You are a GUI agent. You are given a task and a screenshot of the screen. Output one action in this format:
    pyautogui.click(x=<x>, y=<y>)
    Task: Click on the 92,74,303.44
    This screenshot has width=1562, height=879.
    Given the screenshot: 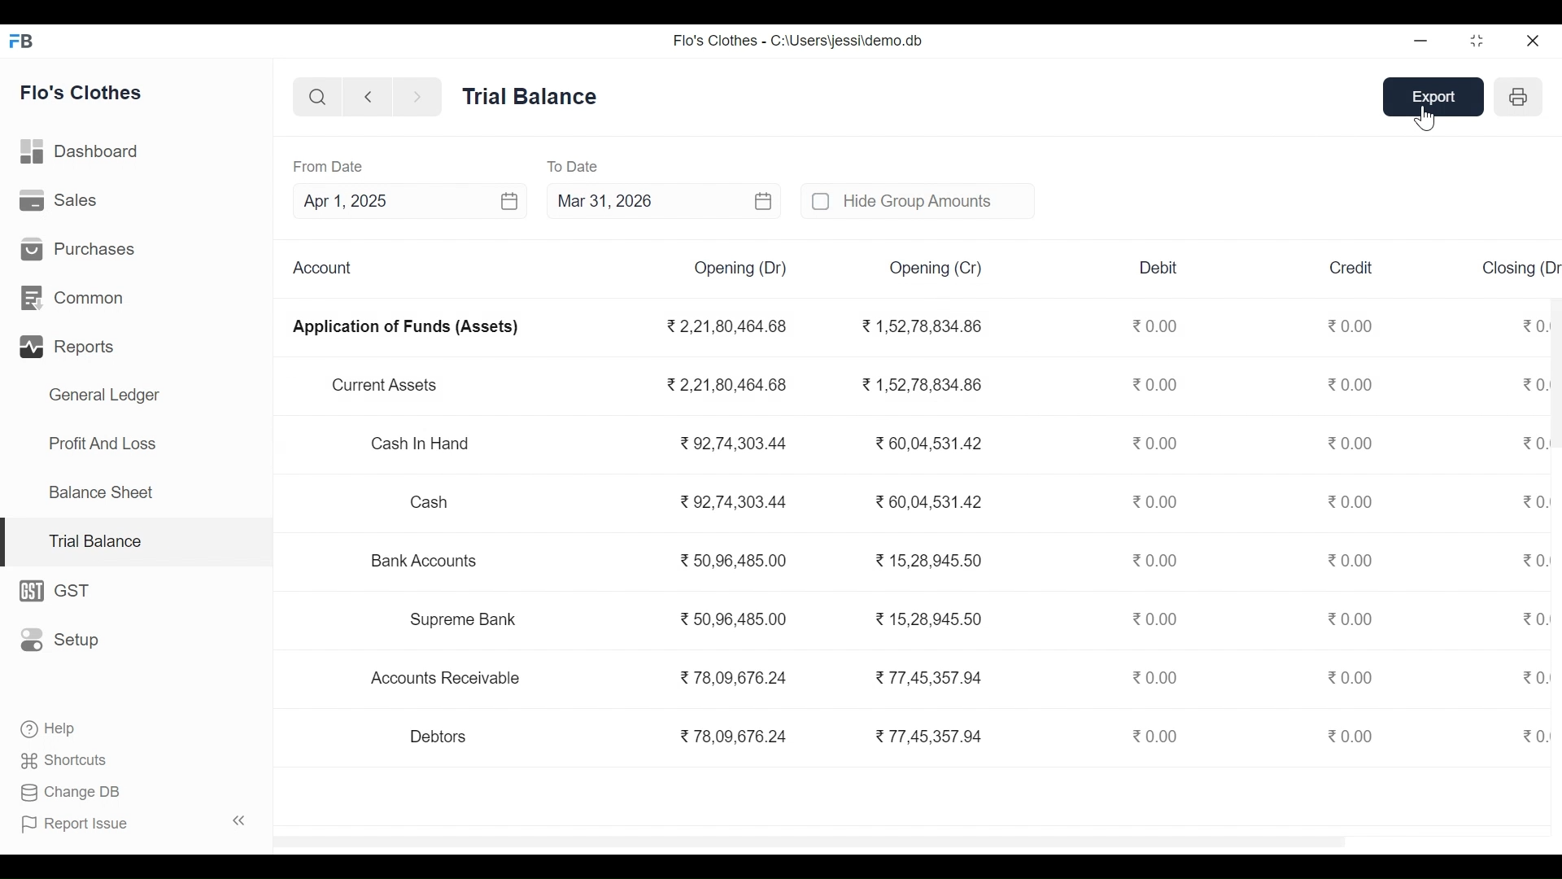 What is the action you would take?
    pyautogui.click(x=732, y=443)
    